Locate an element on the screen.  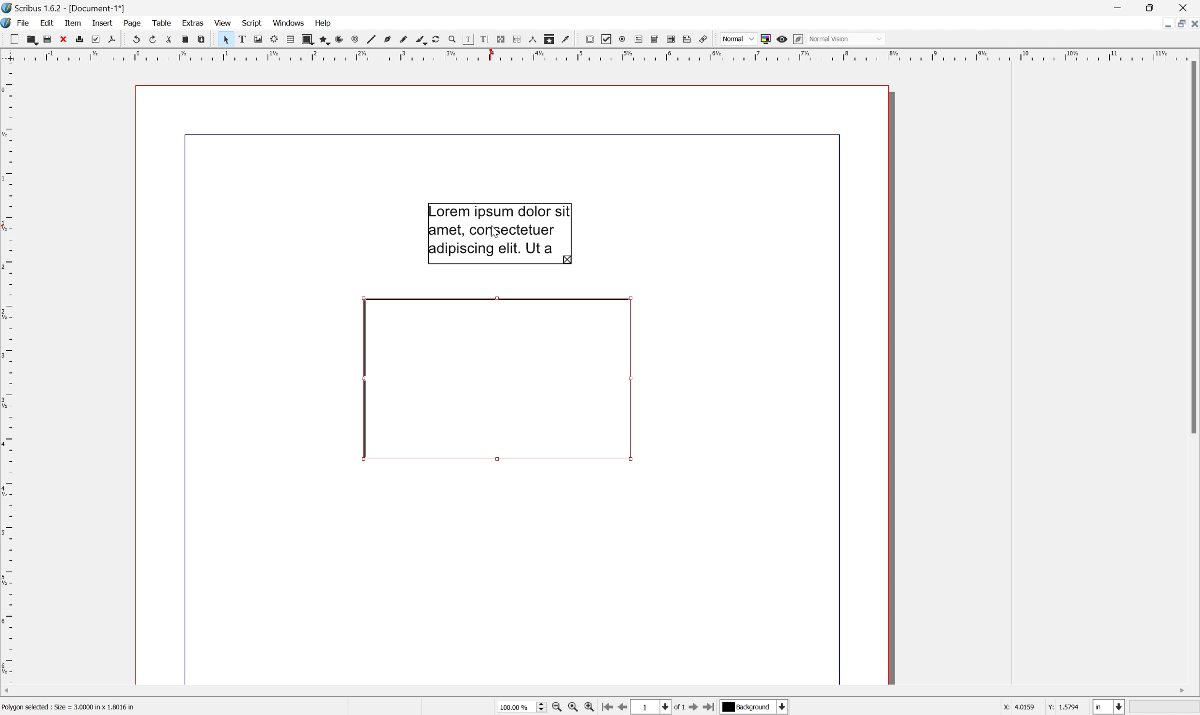
x: 4.0159 is located at coordinates (1017, 709).